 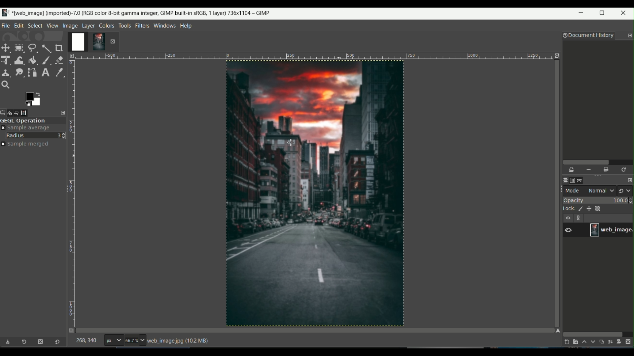 What do you see at coordinates (178, 341) in the screenshot?
I see `description` at bounding box center [178, 341].